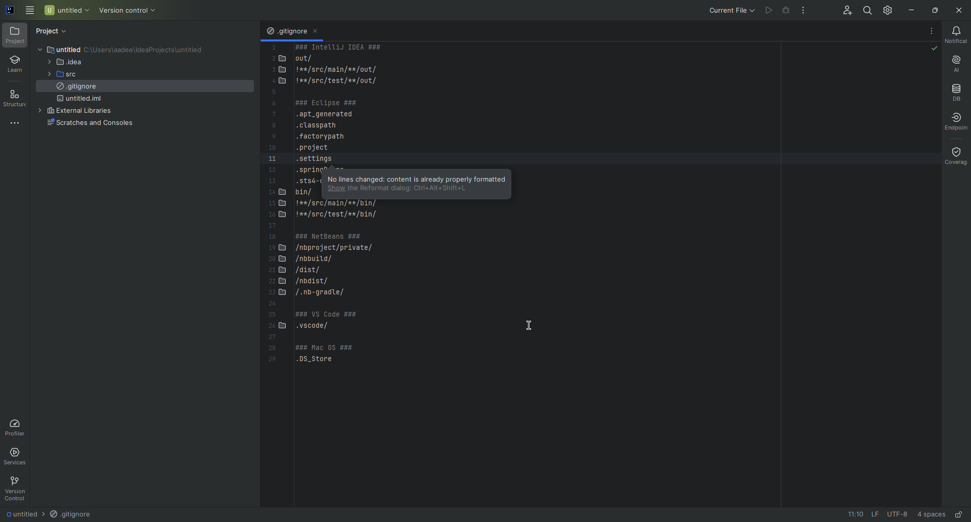 This screenshot has width=971, height=522. Describe the element at coordinates (77, 49) in the screenshot. I see `untitled` at that location.